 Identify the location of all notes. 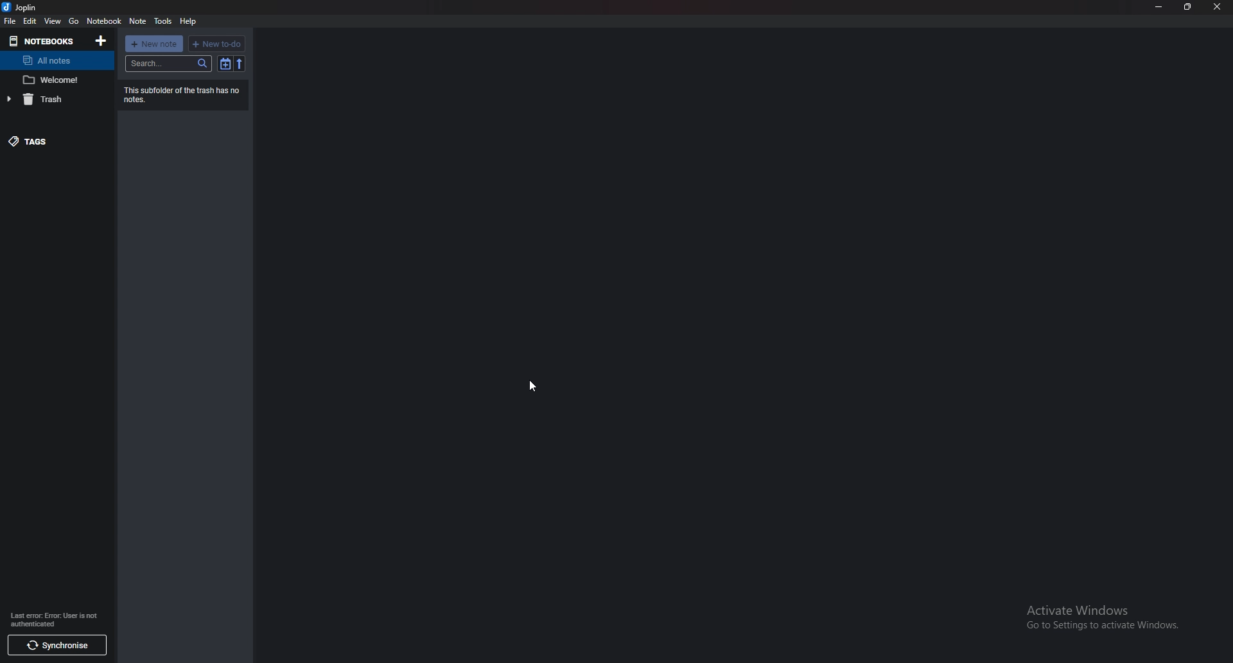
(53, 60).